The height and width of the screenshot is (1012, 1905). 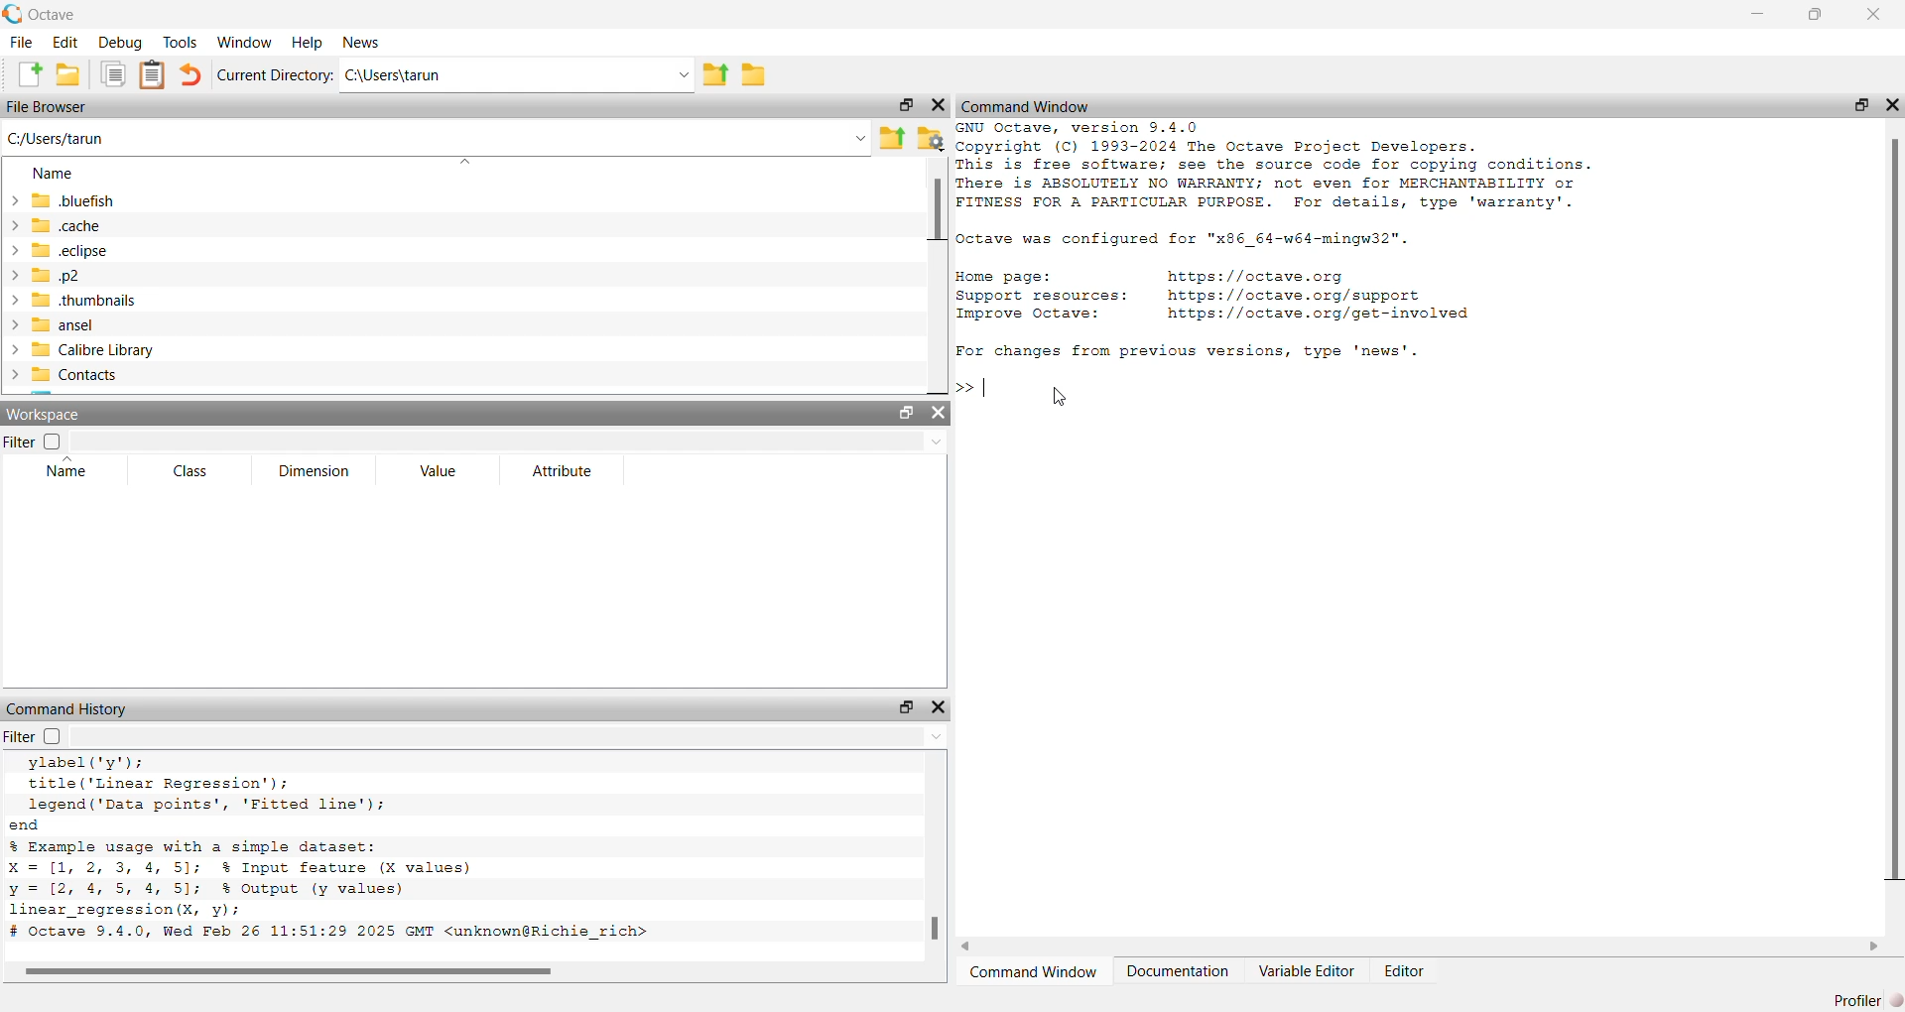 What do you see at coordinates (895, 137) in the screenshot?
I see `one directory up` at bounding box center [895, 137].